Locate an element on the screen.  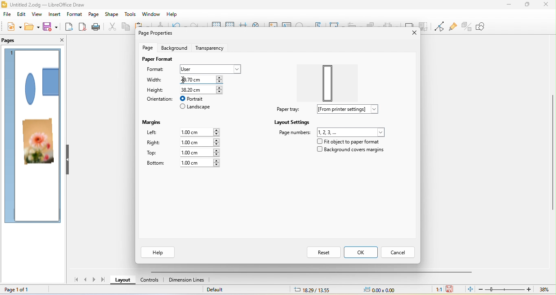
print is located at coordinates (98, 27).